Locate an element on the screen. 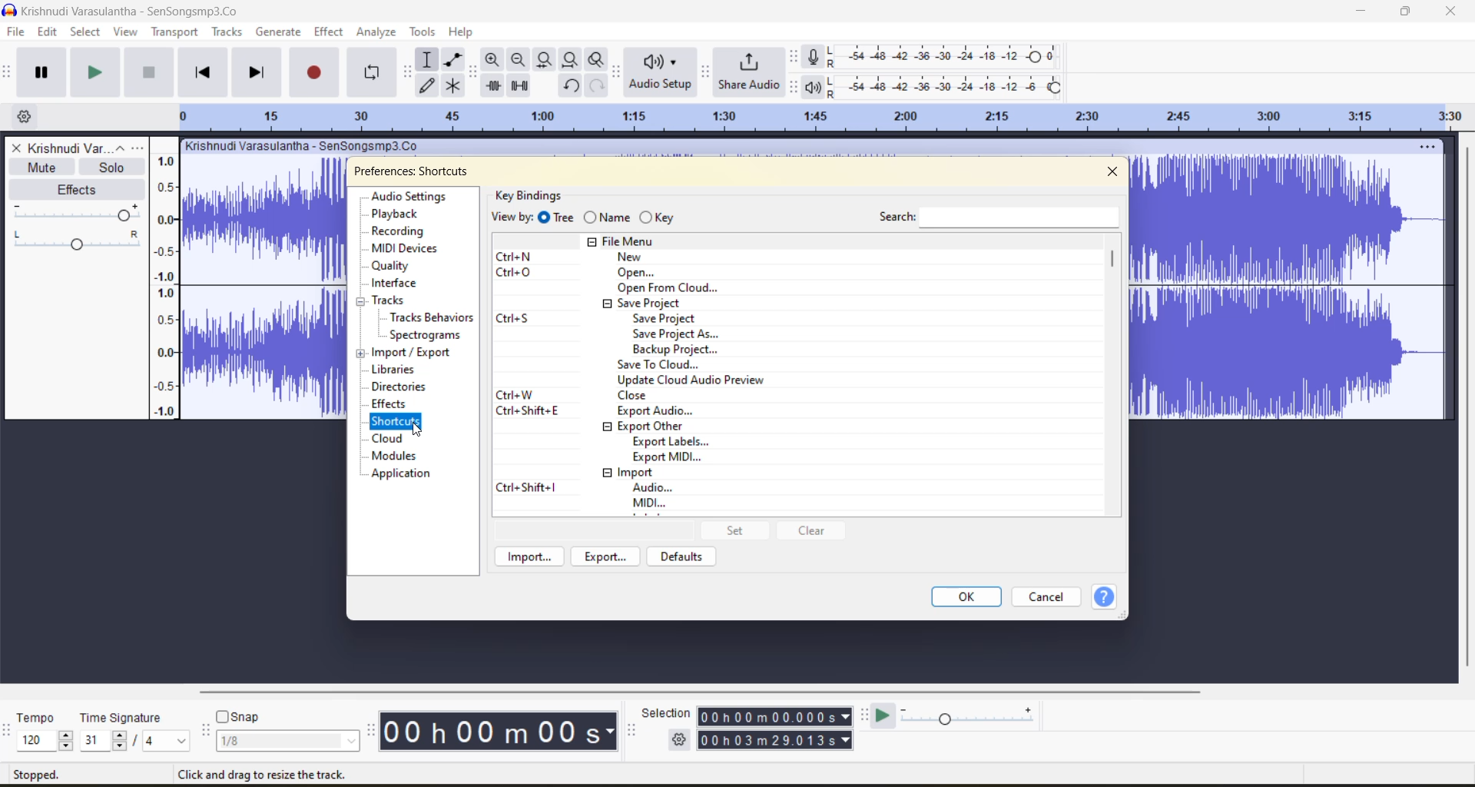 This screenshot has height=787, width=1475. preferences audio settings is located at coordinates (442, 171).